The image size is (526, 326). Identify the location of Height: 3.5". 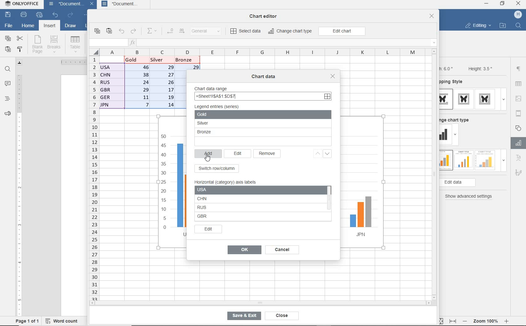
(483, 69).